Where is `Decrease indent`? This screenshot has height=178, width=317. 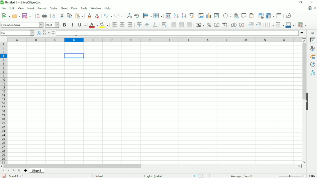
Decrease indent is located at coordinates (251, 25).